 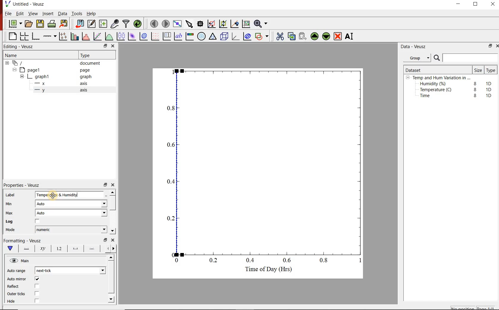 What do you see at coordinates (113, 211) in the screenshot?
I see `scroll bar` at bounding box center [113, 211].